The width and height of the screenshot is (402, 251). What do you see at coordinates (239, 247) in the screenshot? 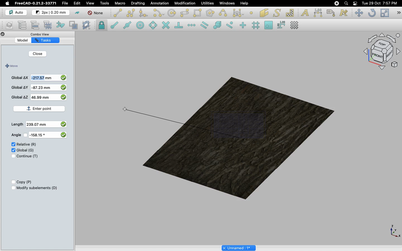
I see `Project name` at bounding box center [239, 247].